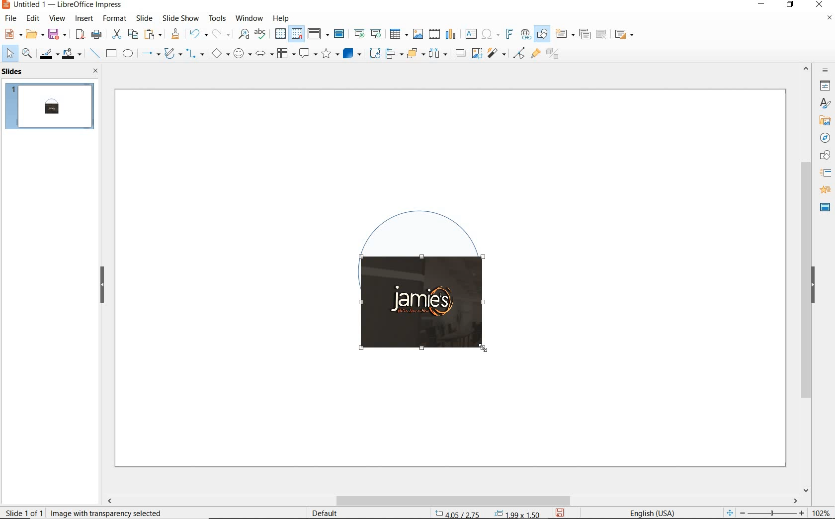  What do you see at coordinates (14, 72) in the screenshot?
I see `slides` at bounding box center [14, 72].